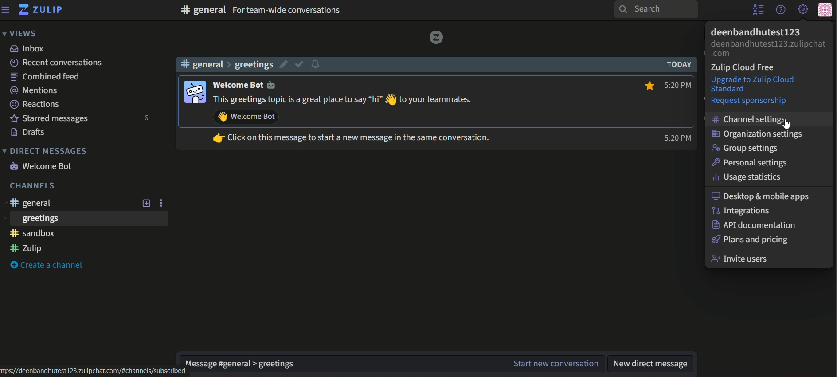 Image resolution: width=837 pixels, height=377 pixels. Describe the element at coordinates (56, 63) in the screenshot. I see `recent conversations` at that location.